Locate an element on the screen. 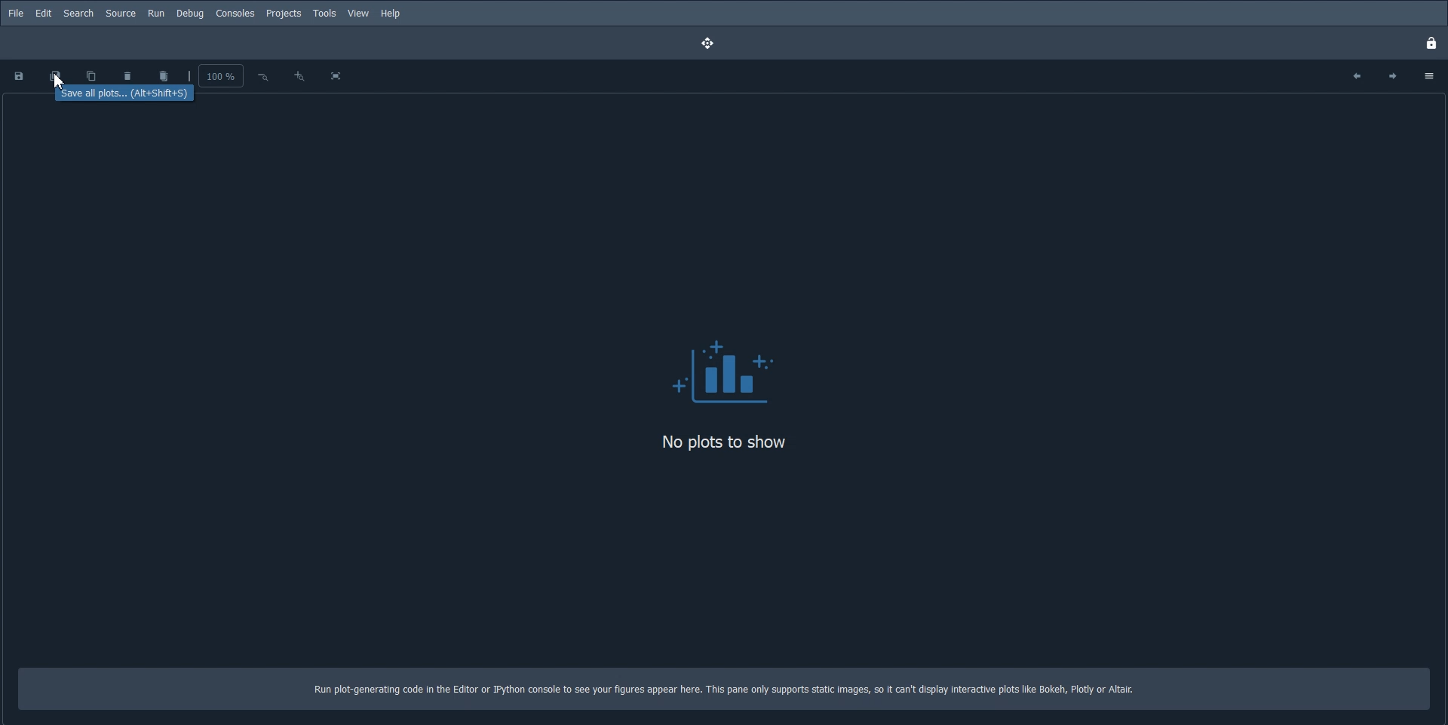 The width and height of the screenshot is (1448, 725). Run is located at coordinates (155, 14).